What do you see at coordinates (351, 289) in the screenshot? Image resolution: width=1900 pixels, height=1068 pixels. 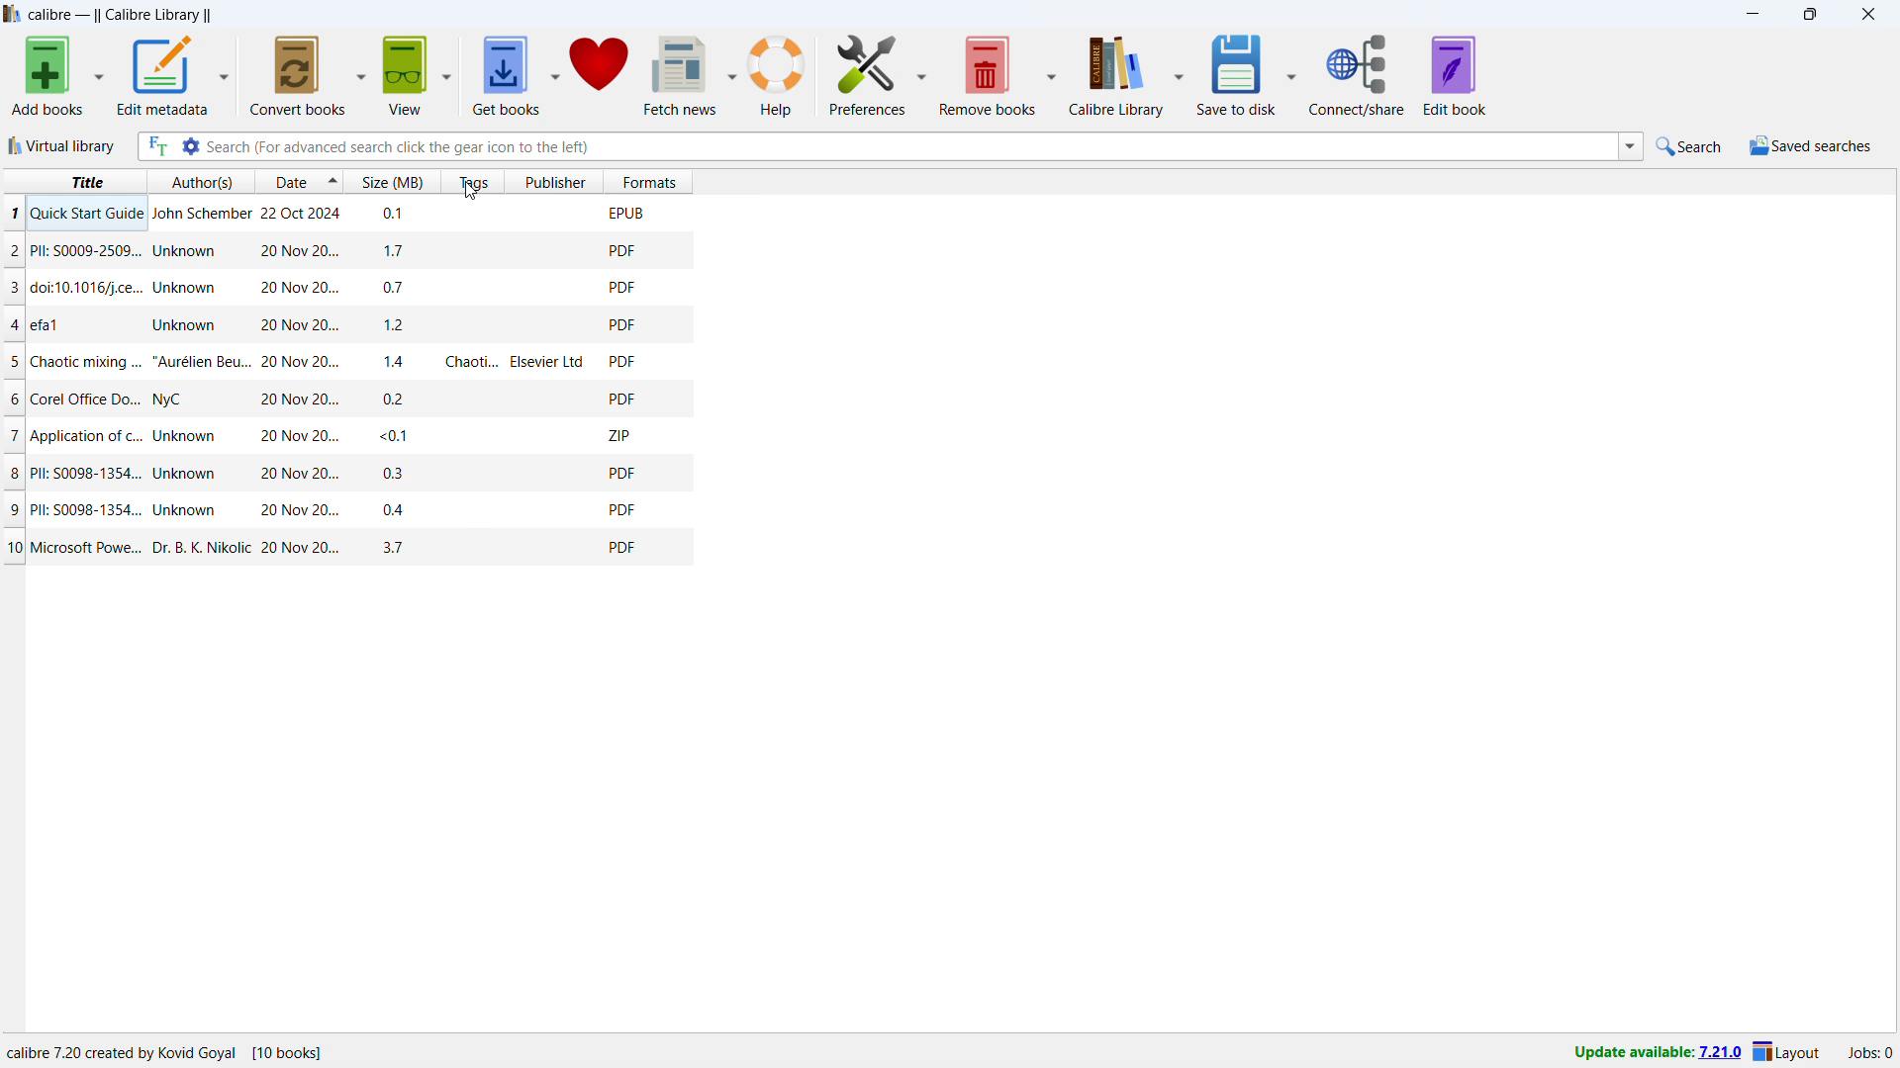 I see `> aor10.1016/).ce... Unknown <U Nov ZU... u.r POF` at bounding box center [351, 289].